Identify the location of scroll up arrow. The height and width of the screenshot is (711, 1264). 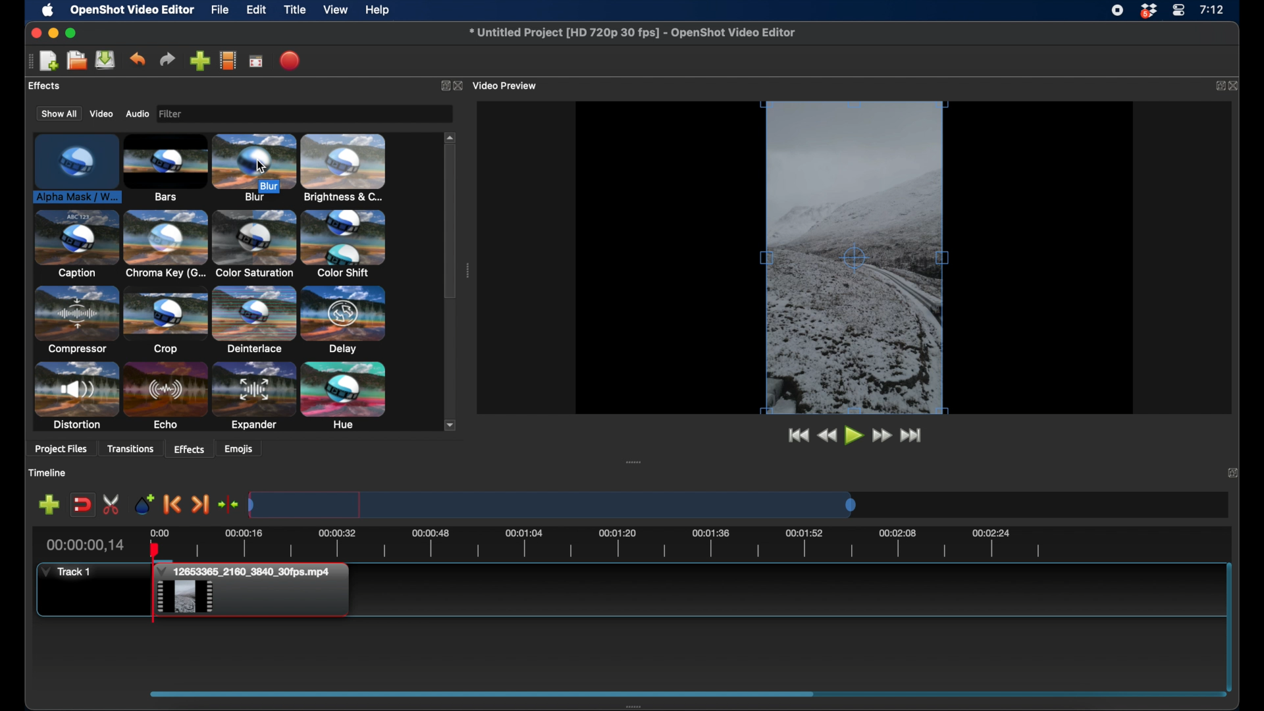
(451, 136).